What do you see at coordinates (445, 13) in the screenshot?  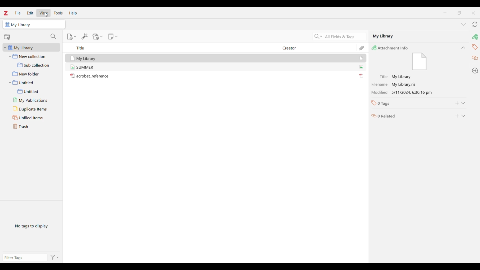 I see `Minimize` at bounding box center [445, 13].